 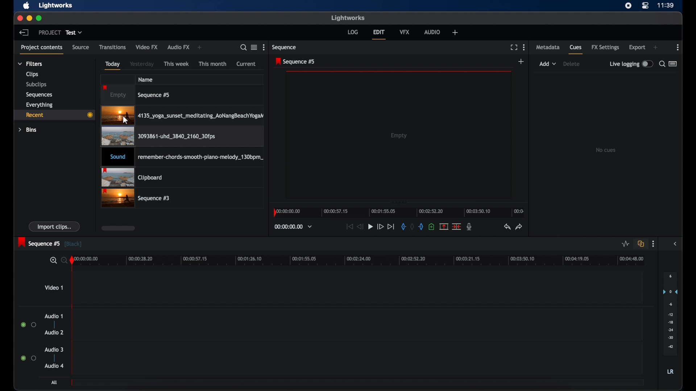 What do you see at coordinates (625, 244) in the screenshot?
I see `toggle audio levels editing` at bounding box center [625, 244].